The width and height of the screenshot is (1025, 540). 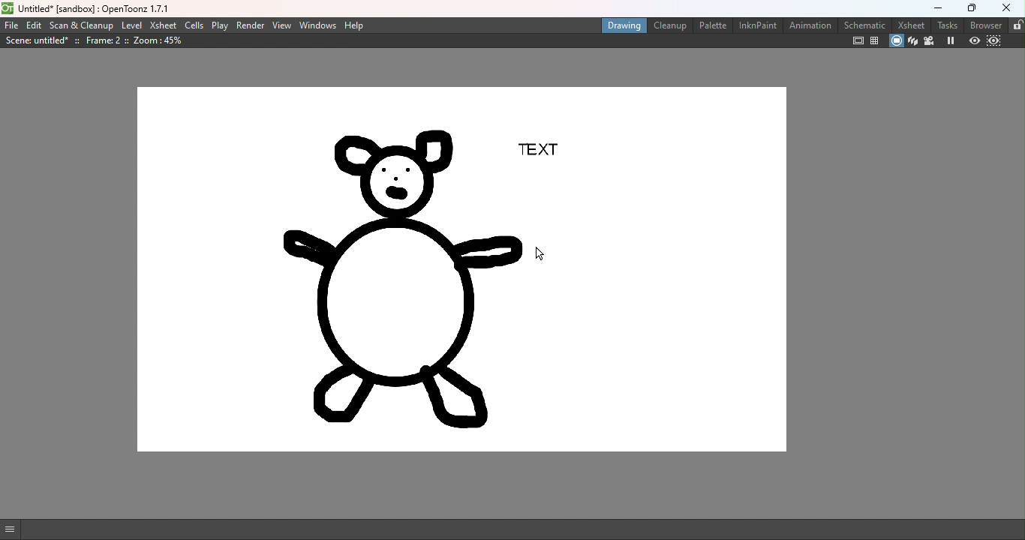 What do you see at coordinates (756, 25) in the screenshot?
I see `InknPaint` at bounding box center [756, 25].